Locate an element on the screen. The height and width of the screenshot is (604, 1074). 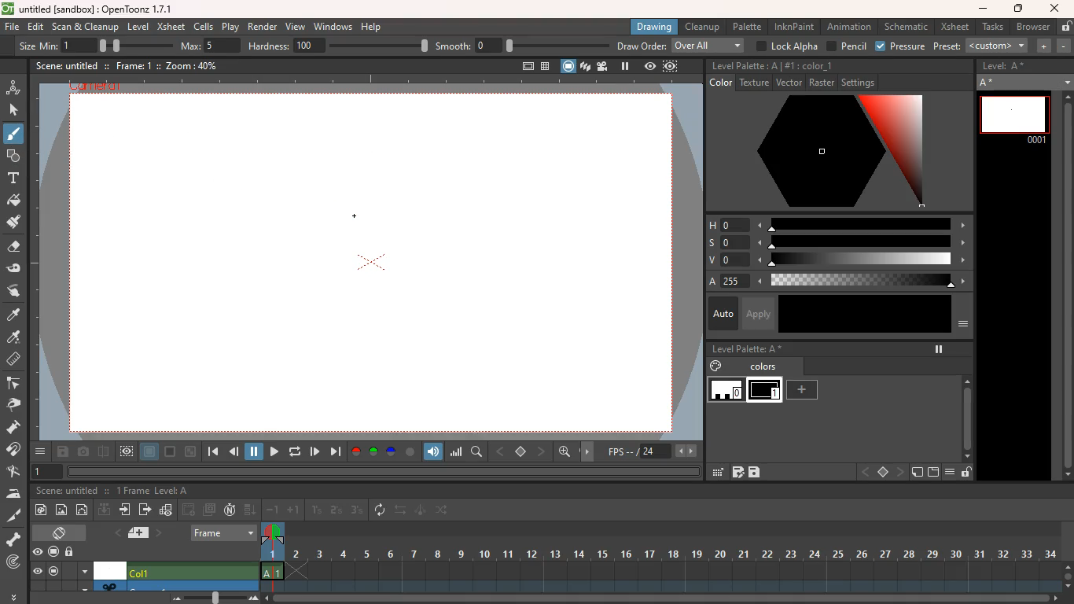
menu is located at coordinates (962, 327).